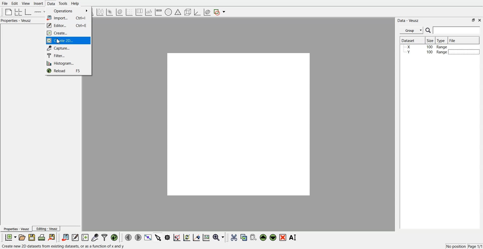 Image resolution: width=483 pixels, height=249 pixels. Describe the element at coordinates (28, 12) in the screenshot. I see `Base Graph` at that location.